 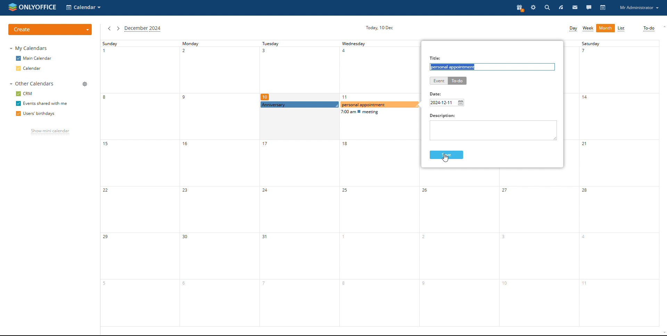 What do you see at coordinates (143, 29) in the screenshot?
I see `current month` at bounding box center [143, 29].